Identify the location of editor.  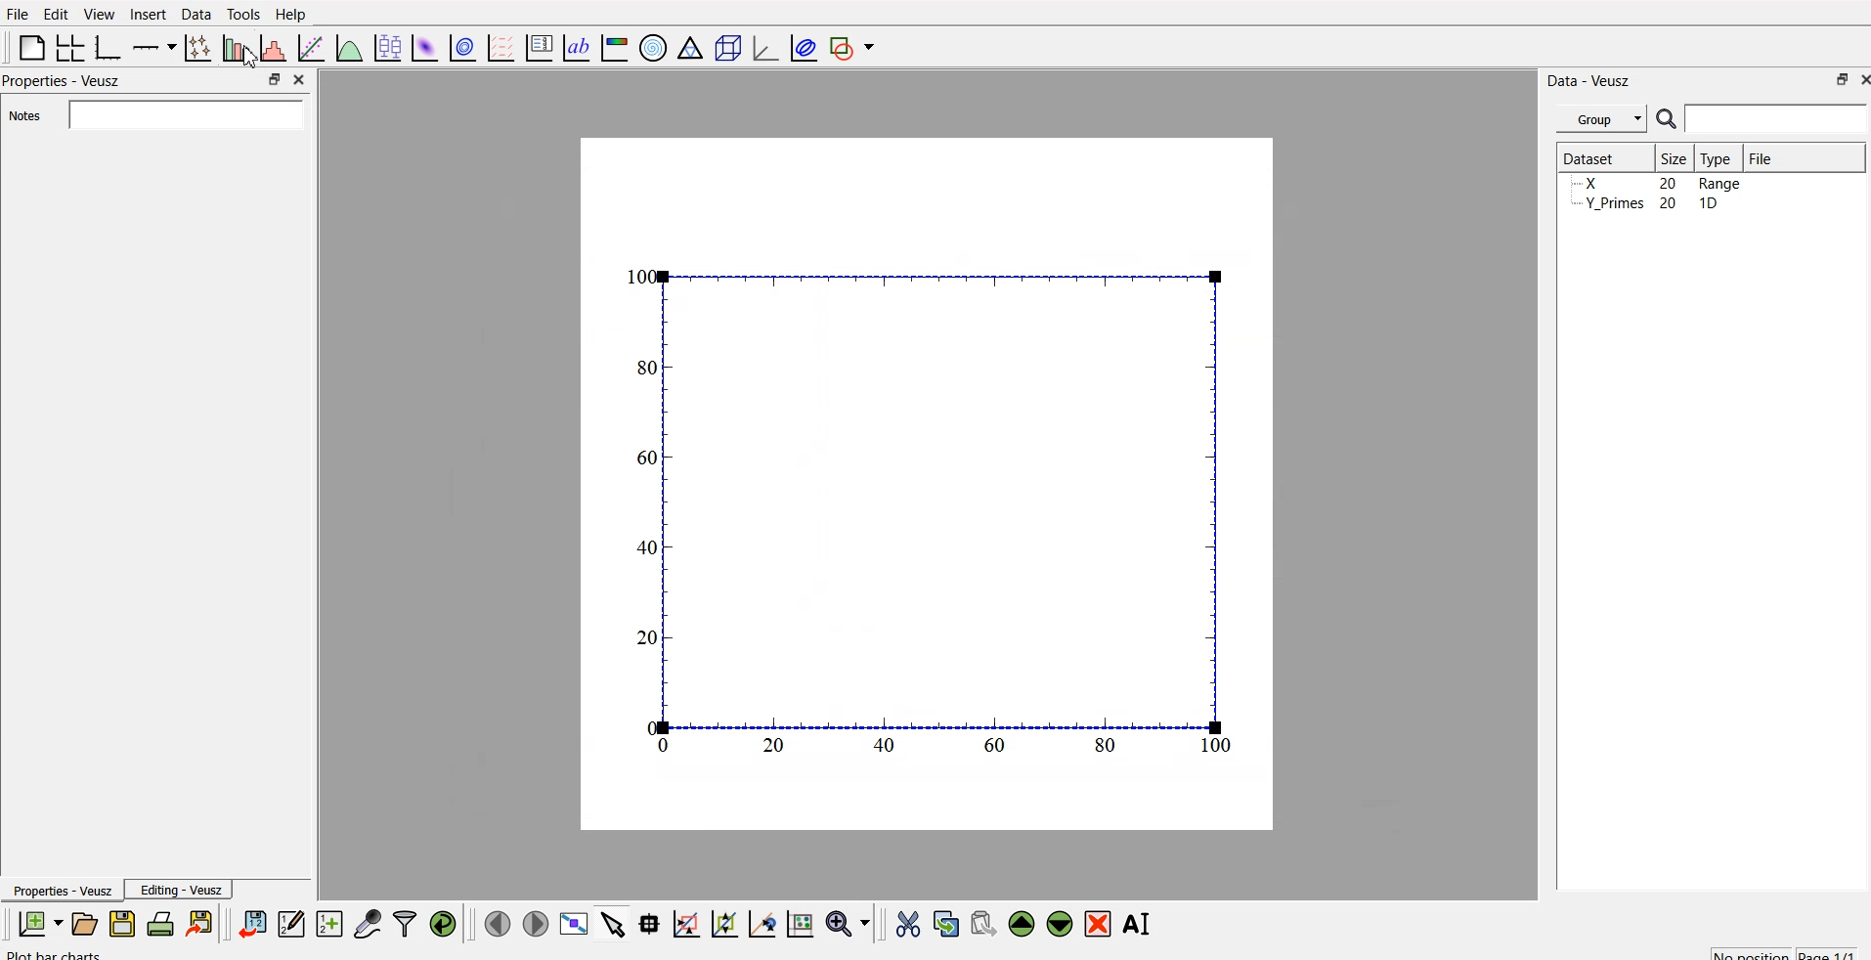
(292, 923).